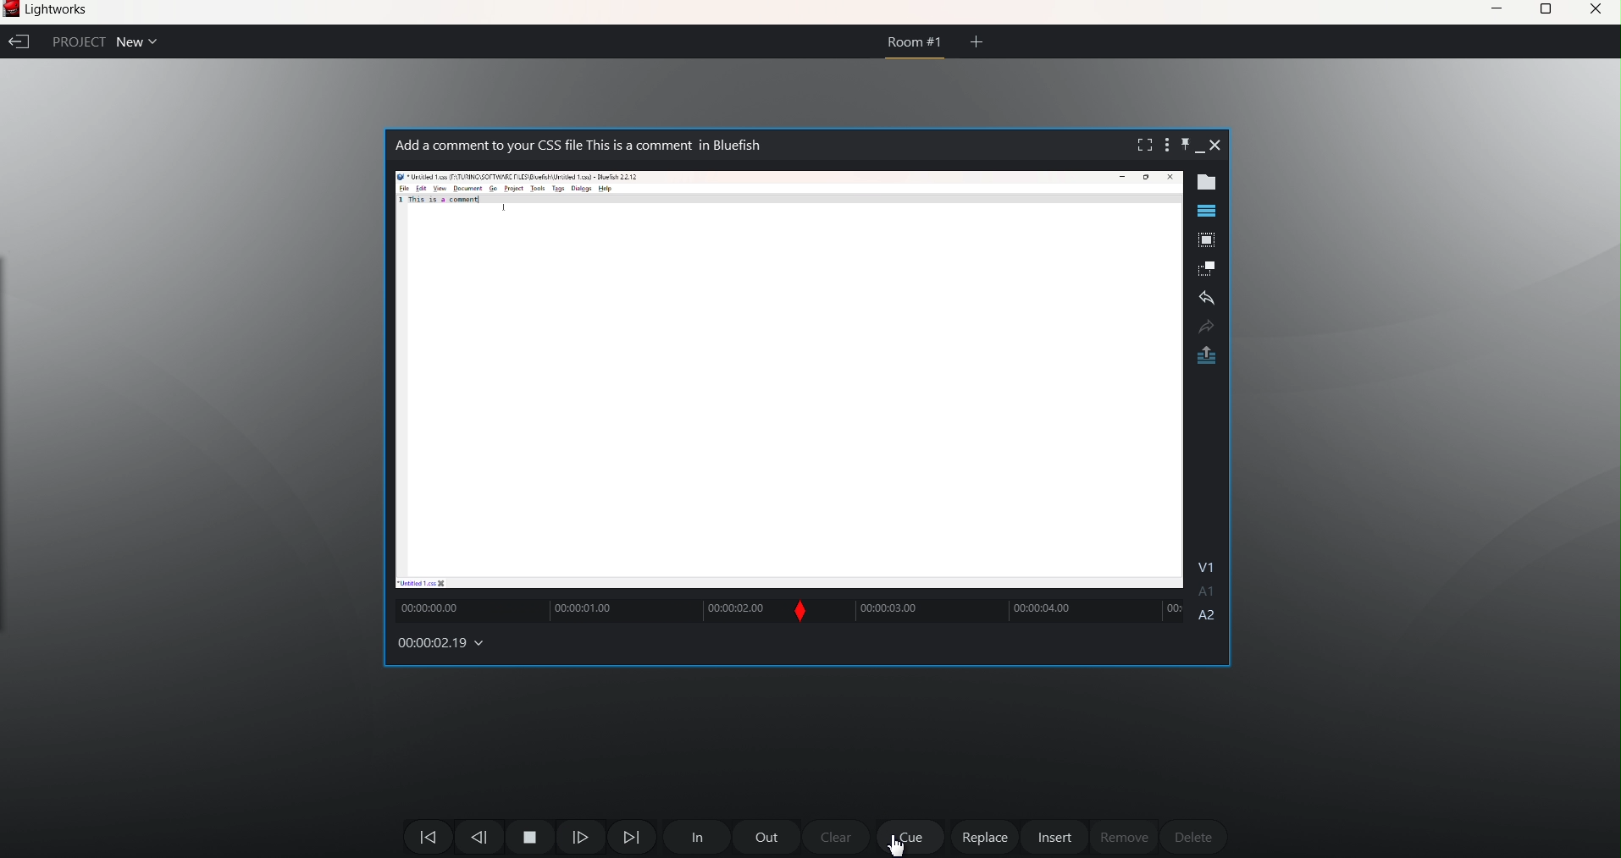  I want to click on In, so click(694, 838).